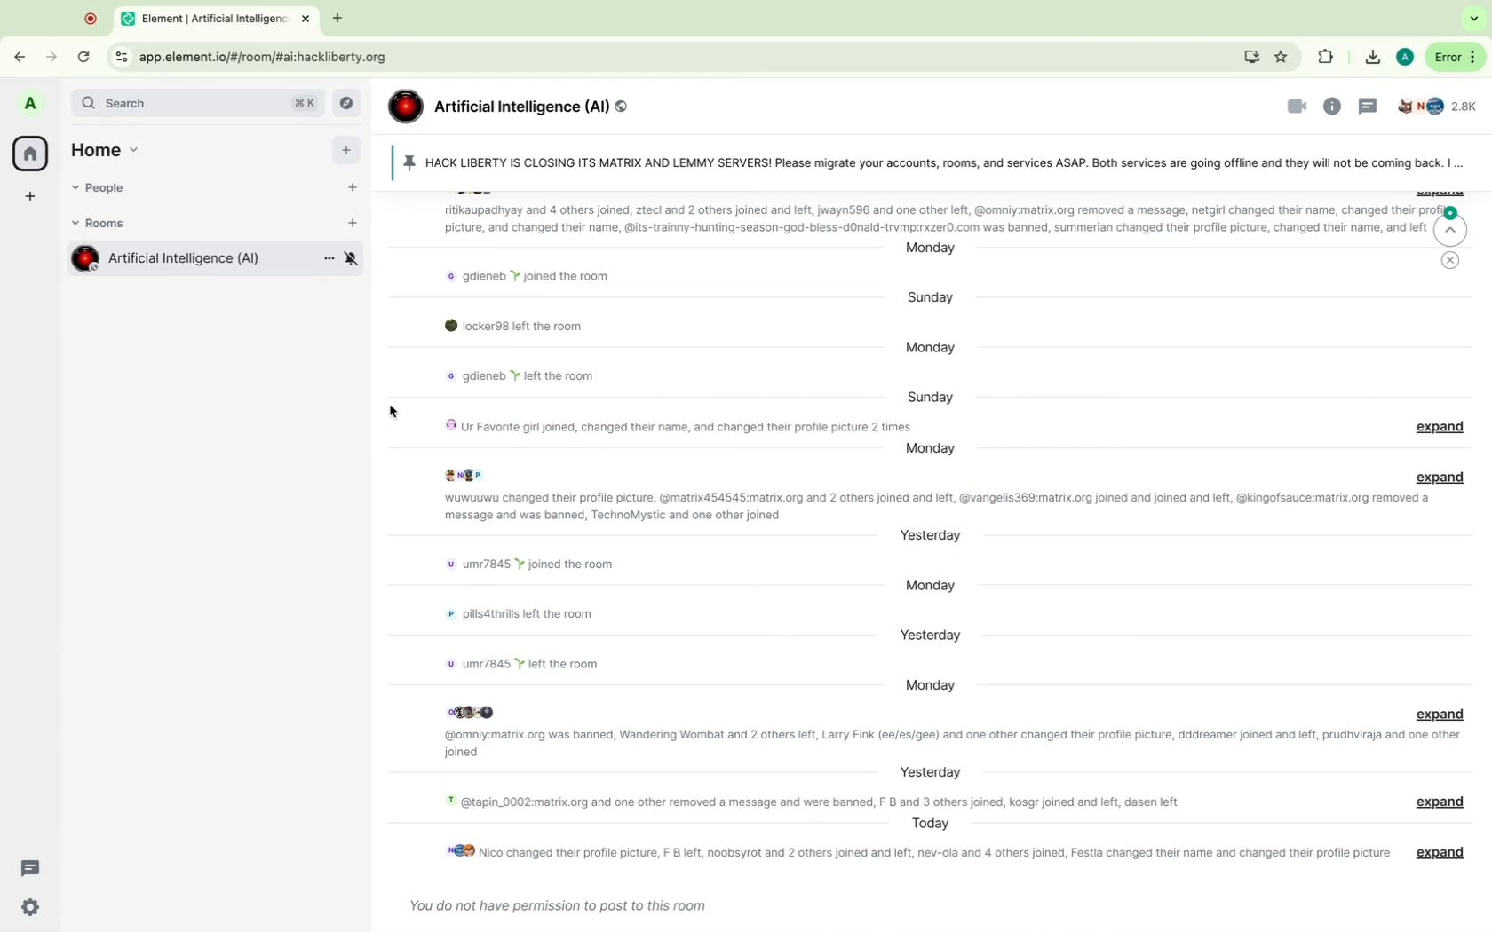 This screenshot has height=932, width=1492. I want to click on day, so click(926, 825).